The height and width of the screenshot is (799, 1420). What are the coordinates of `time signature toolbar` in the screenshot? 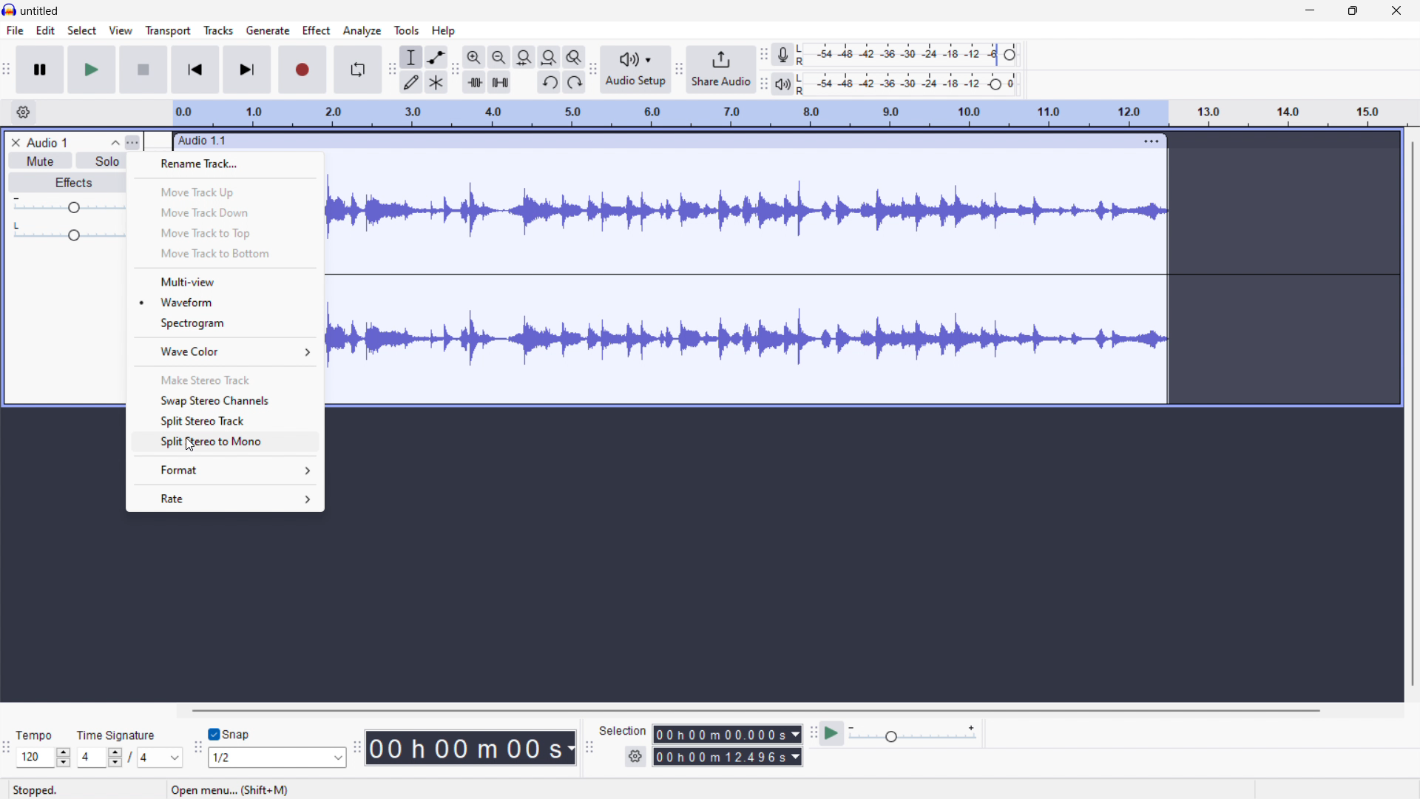 It's located at (7, 752).